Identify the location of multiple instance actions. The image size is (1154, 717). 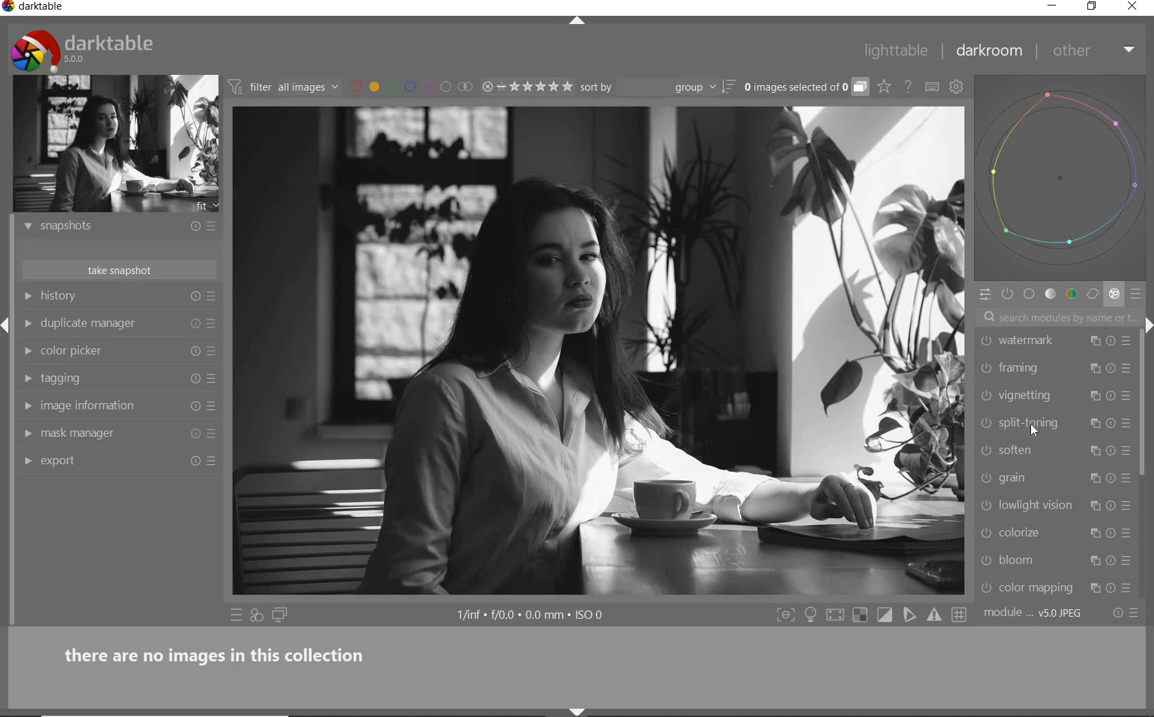
(1094, 560).